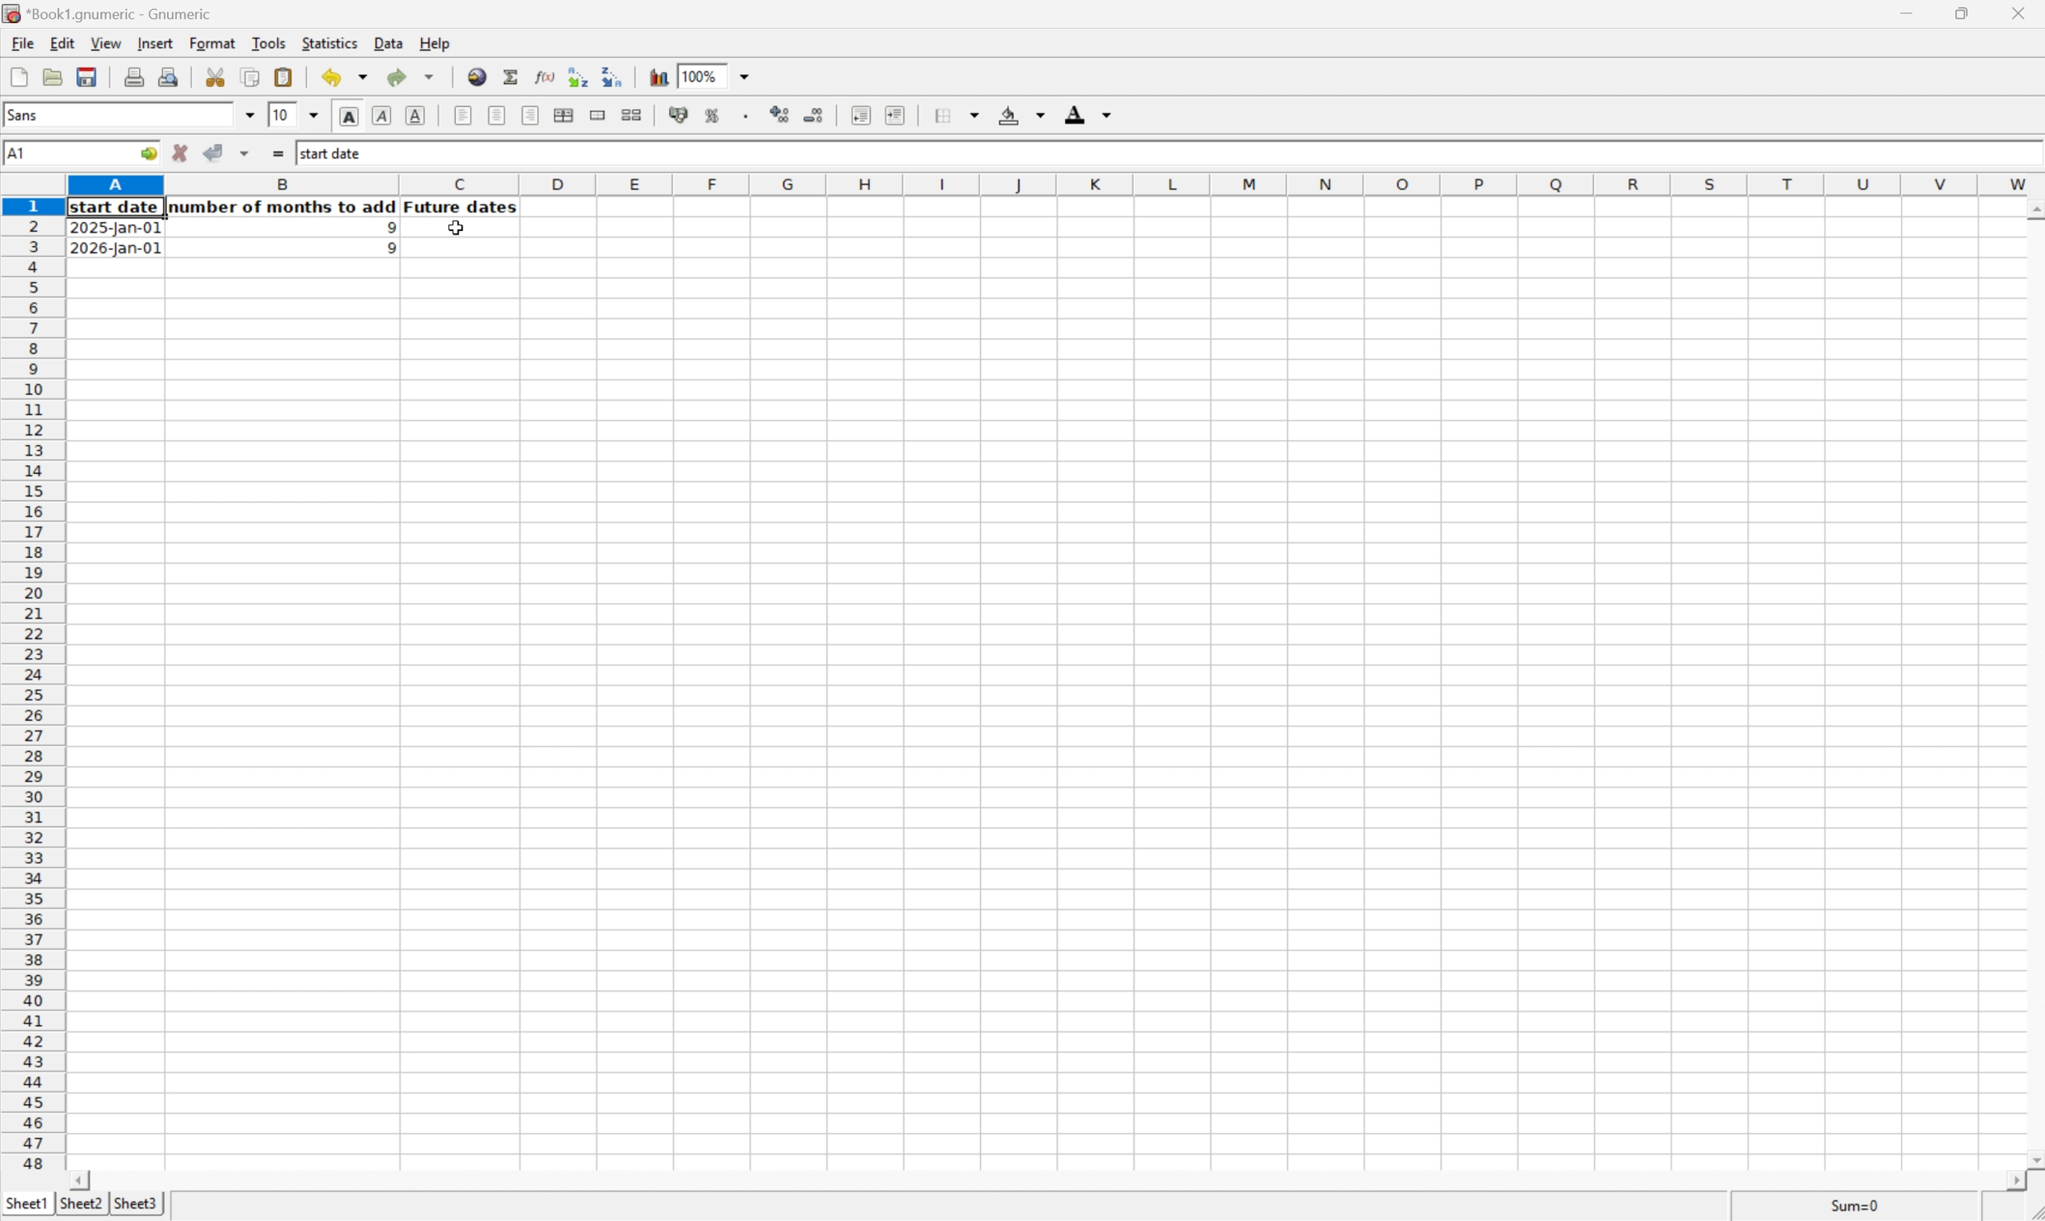  Describe the element at coordinates (660, 77) in the screenshot. I see `Insert a chart` at that location.